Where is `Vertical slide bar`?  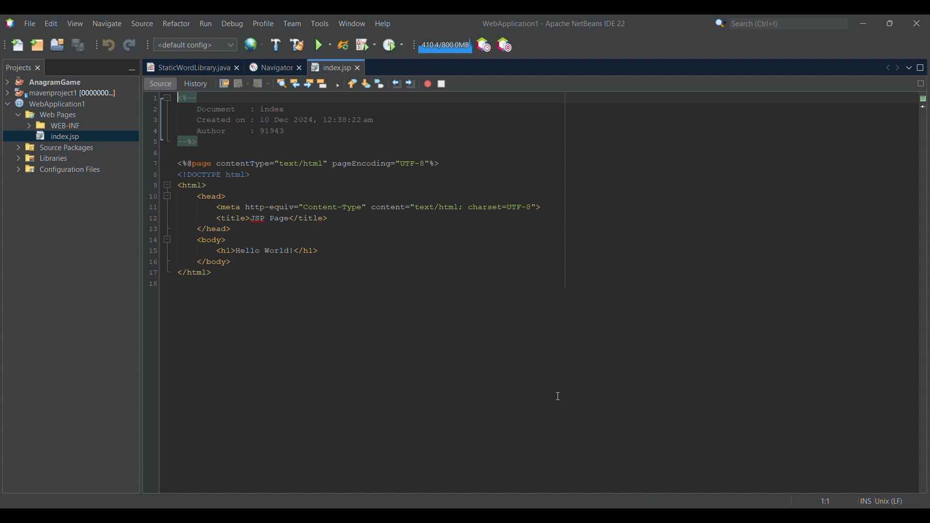 Vertical slide bar is located at coordinates (916, 292).